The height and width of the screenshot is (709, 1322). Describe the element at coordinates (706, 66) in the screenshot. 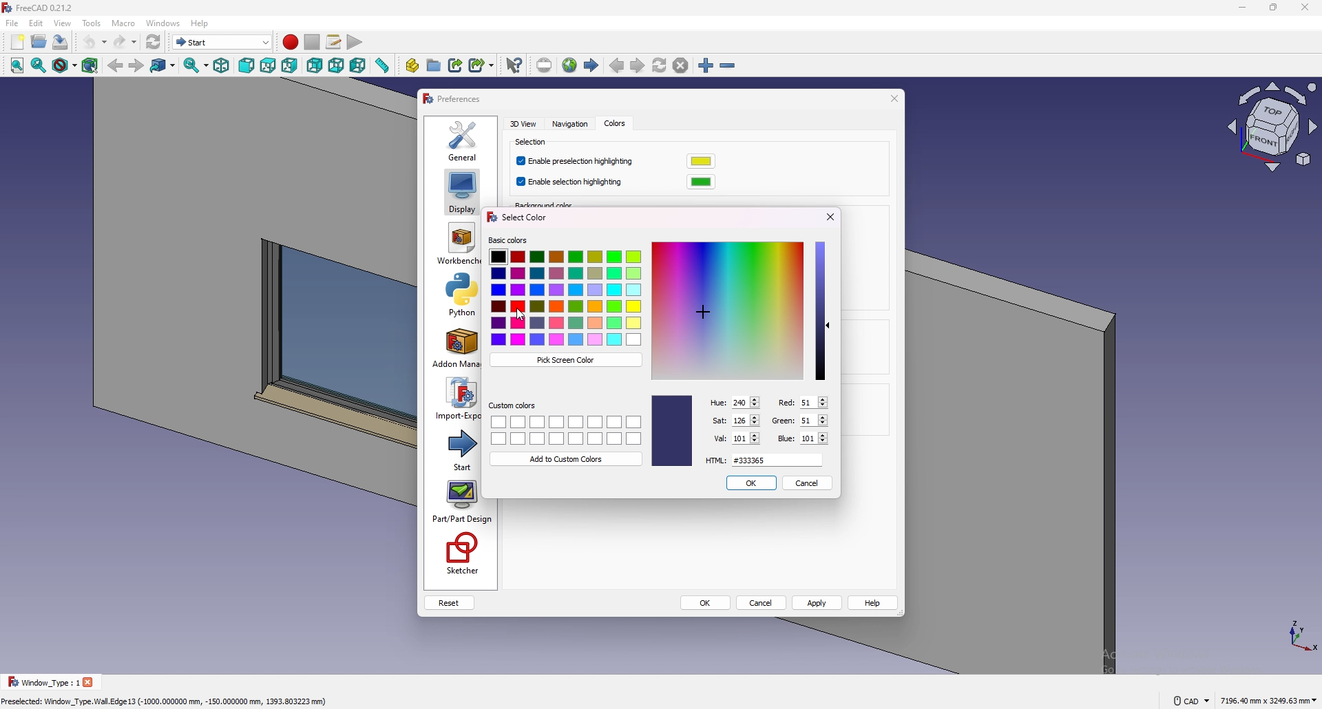

I see `zoom in` at that location.